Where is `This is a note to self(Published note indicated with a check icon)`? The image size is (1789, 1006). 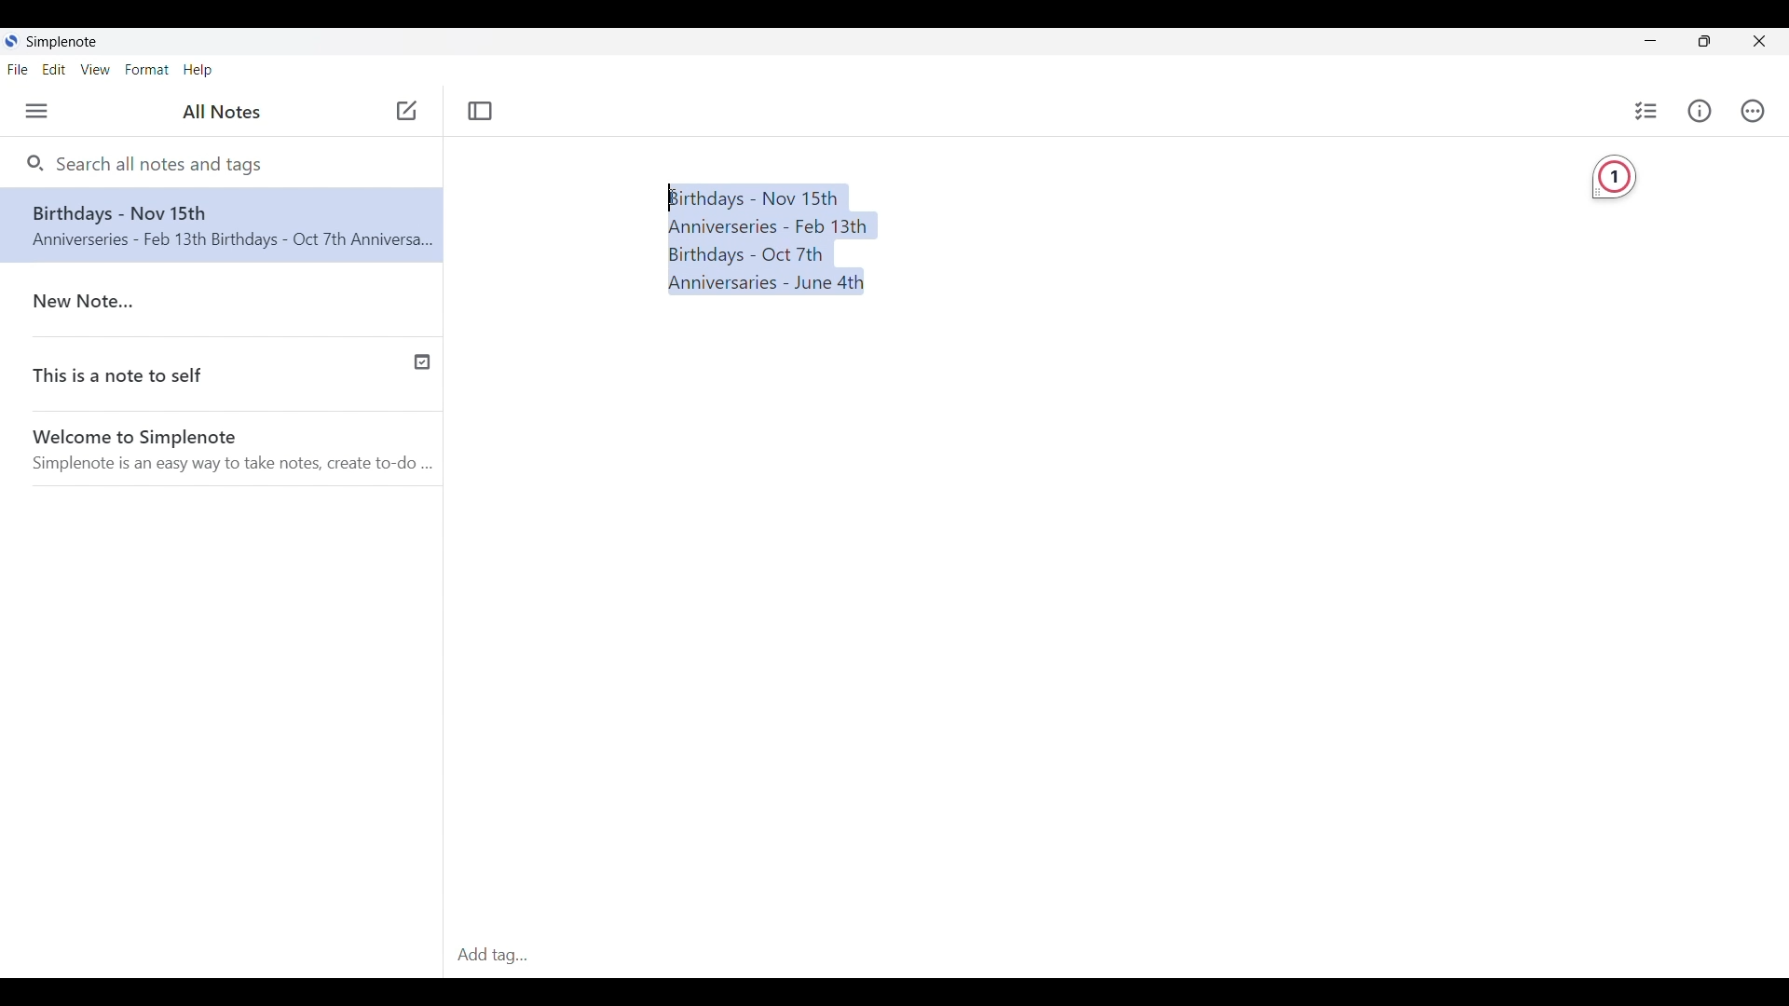 This is a note to self(Published note indicated with a check icon) is located at coordinates (223, 376).